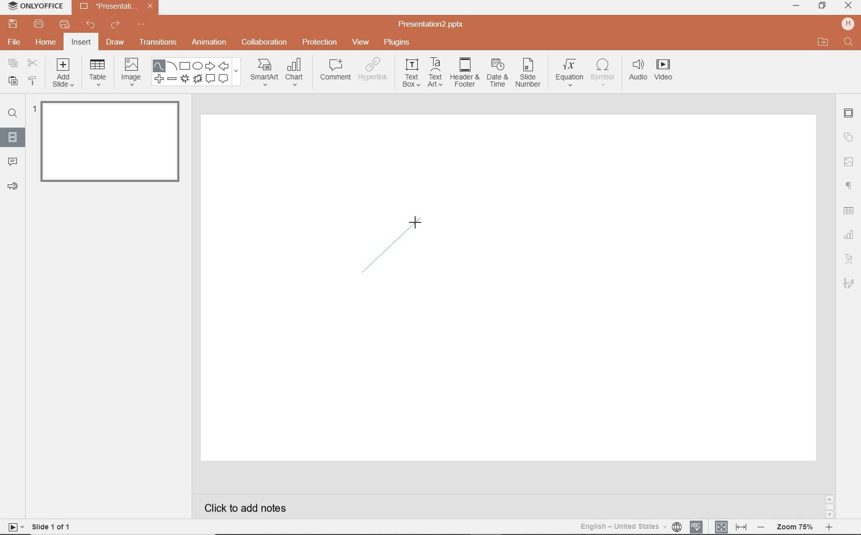 The width and height of the screenshot is (861, 535). Describe the element at coordinates (796, 6) in the screenshot. I see `MINIMIZE` at that location.